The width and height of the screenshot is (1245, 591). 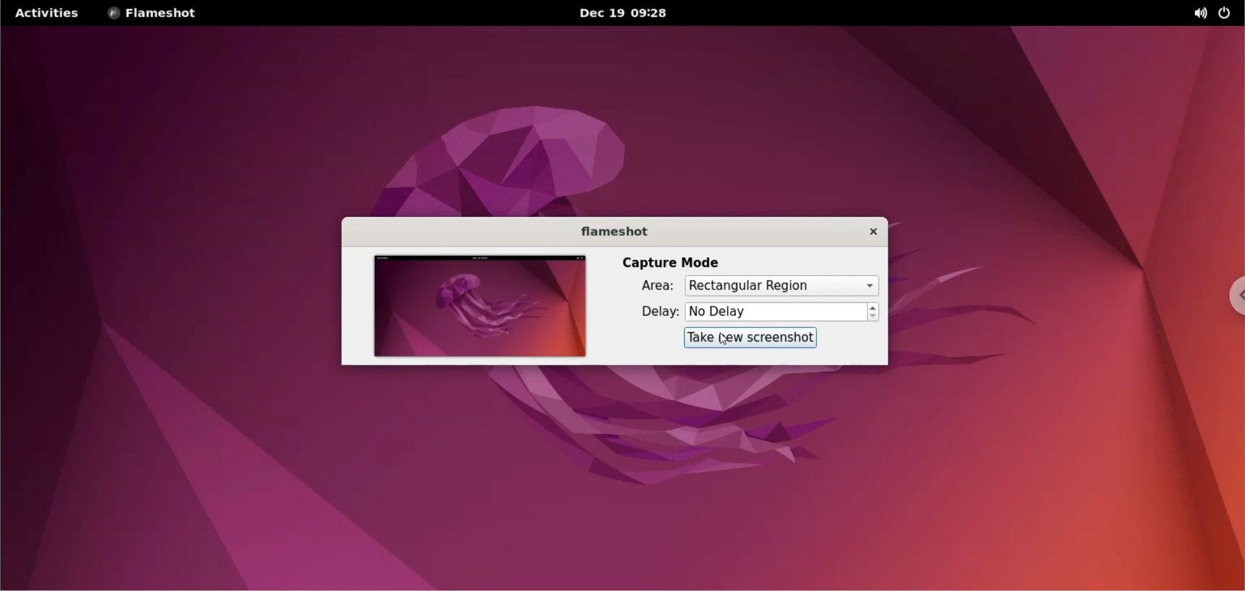 I want to click on capture mode label, so click(x=680, y=262).